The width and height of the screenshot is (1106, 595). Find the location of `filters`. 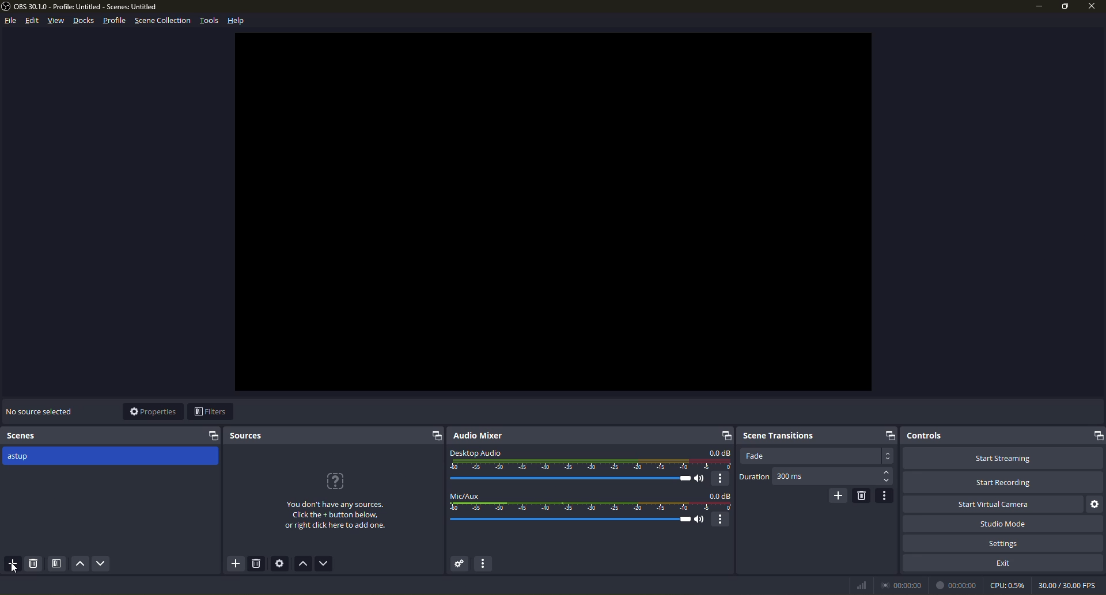

filters is located at coordinates (210, 411).